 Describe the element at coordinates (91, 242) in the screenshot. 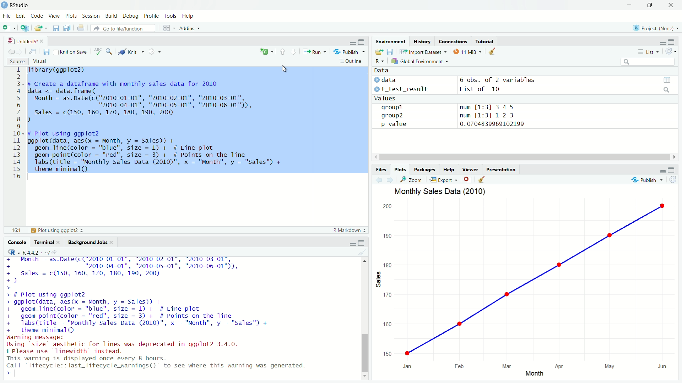

I see `Background Jobs` at that location.